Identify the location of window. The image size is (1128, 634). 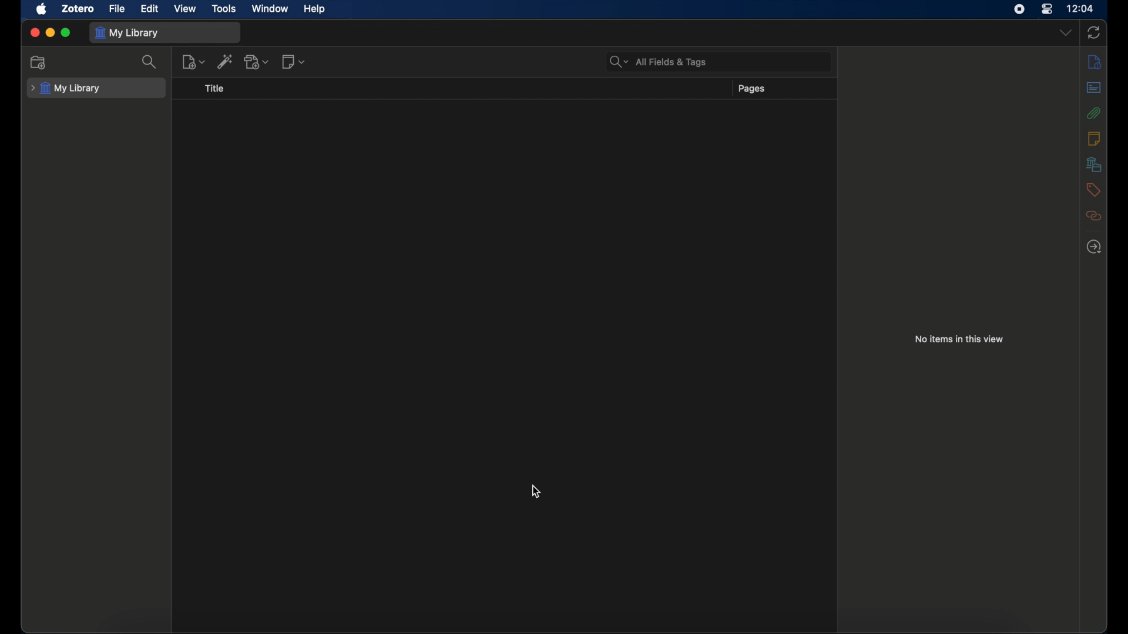
(269, 9).